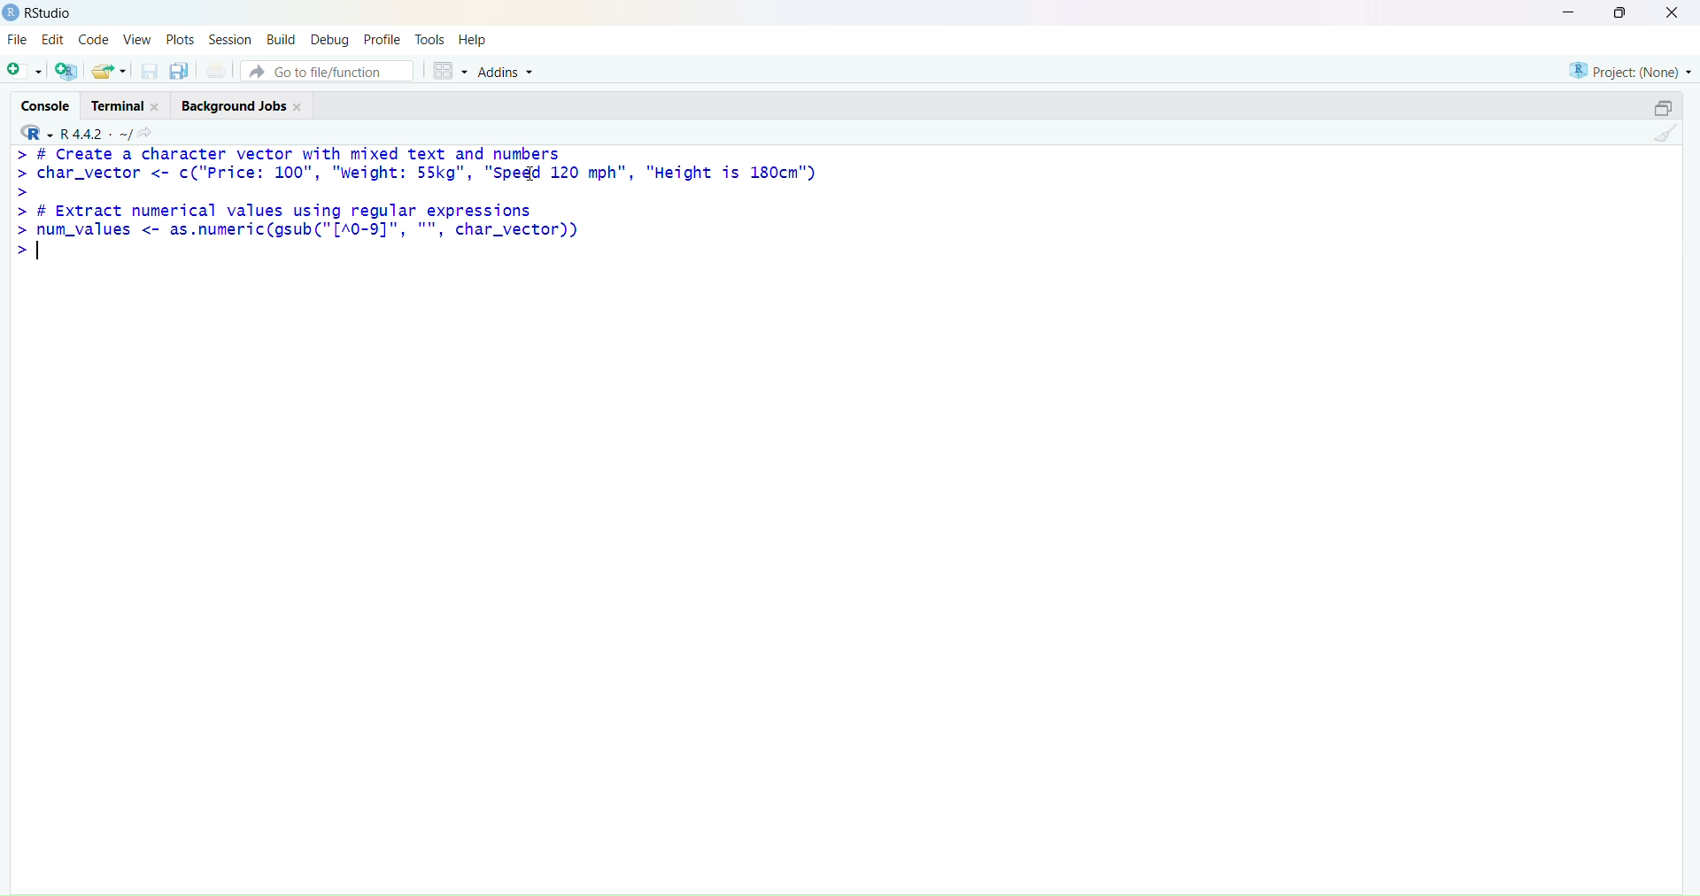  What do you see at coordinates (50, 12) in the screenshot?
I see `RStudio` at bounding box center [50, 12].